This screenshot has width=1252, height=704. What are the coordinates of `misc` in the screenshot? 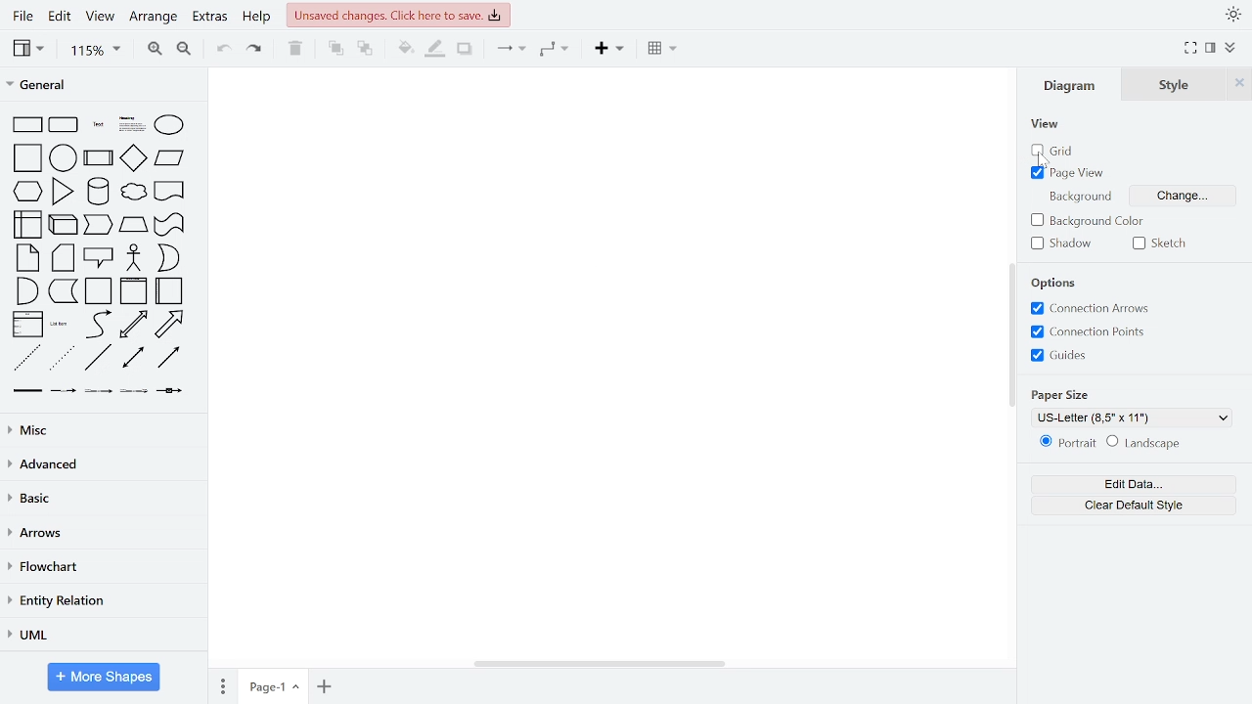 It's located at (100, 431).